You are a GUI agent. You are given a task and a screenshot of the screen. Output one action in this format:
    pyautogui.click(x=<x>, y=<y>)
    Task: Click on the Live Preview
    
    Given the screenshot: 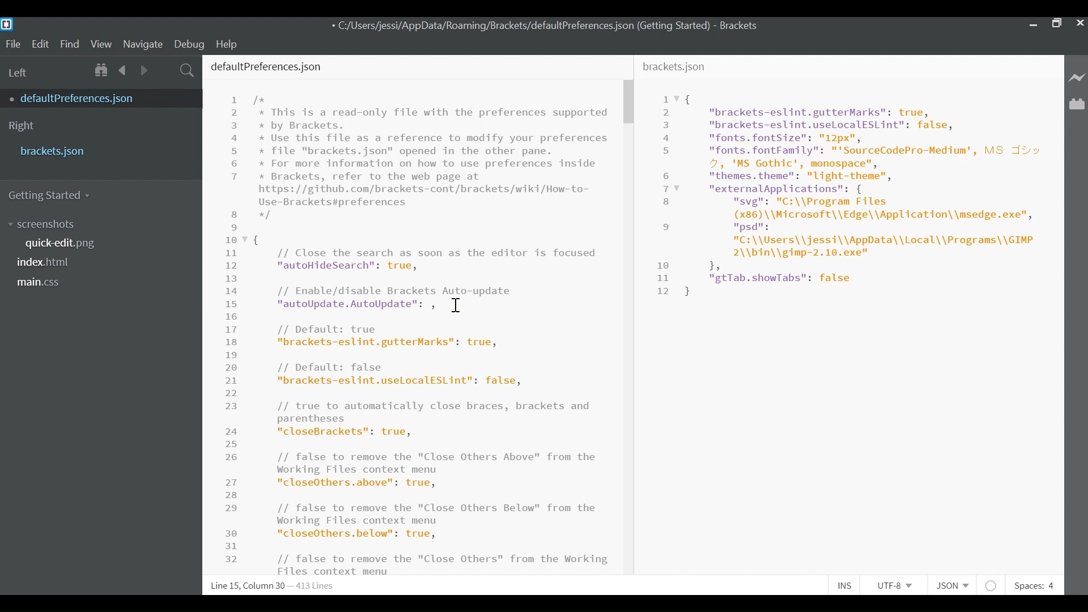 What is the action you would take?
    pyautogui.click(x=1076, y=76)
    